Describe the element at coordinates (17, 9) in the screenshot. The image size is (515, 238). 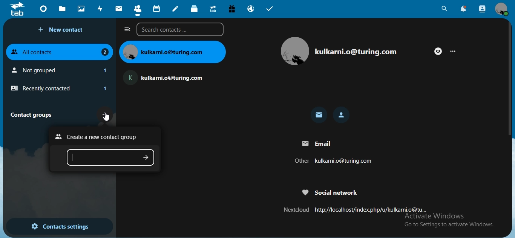
I see `icon` at that location.